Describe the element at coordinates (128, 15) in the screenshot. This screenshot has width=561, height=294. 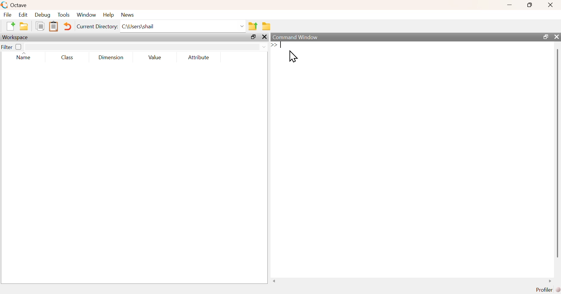
I see `News` at that location.